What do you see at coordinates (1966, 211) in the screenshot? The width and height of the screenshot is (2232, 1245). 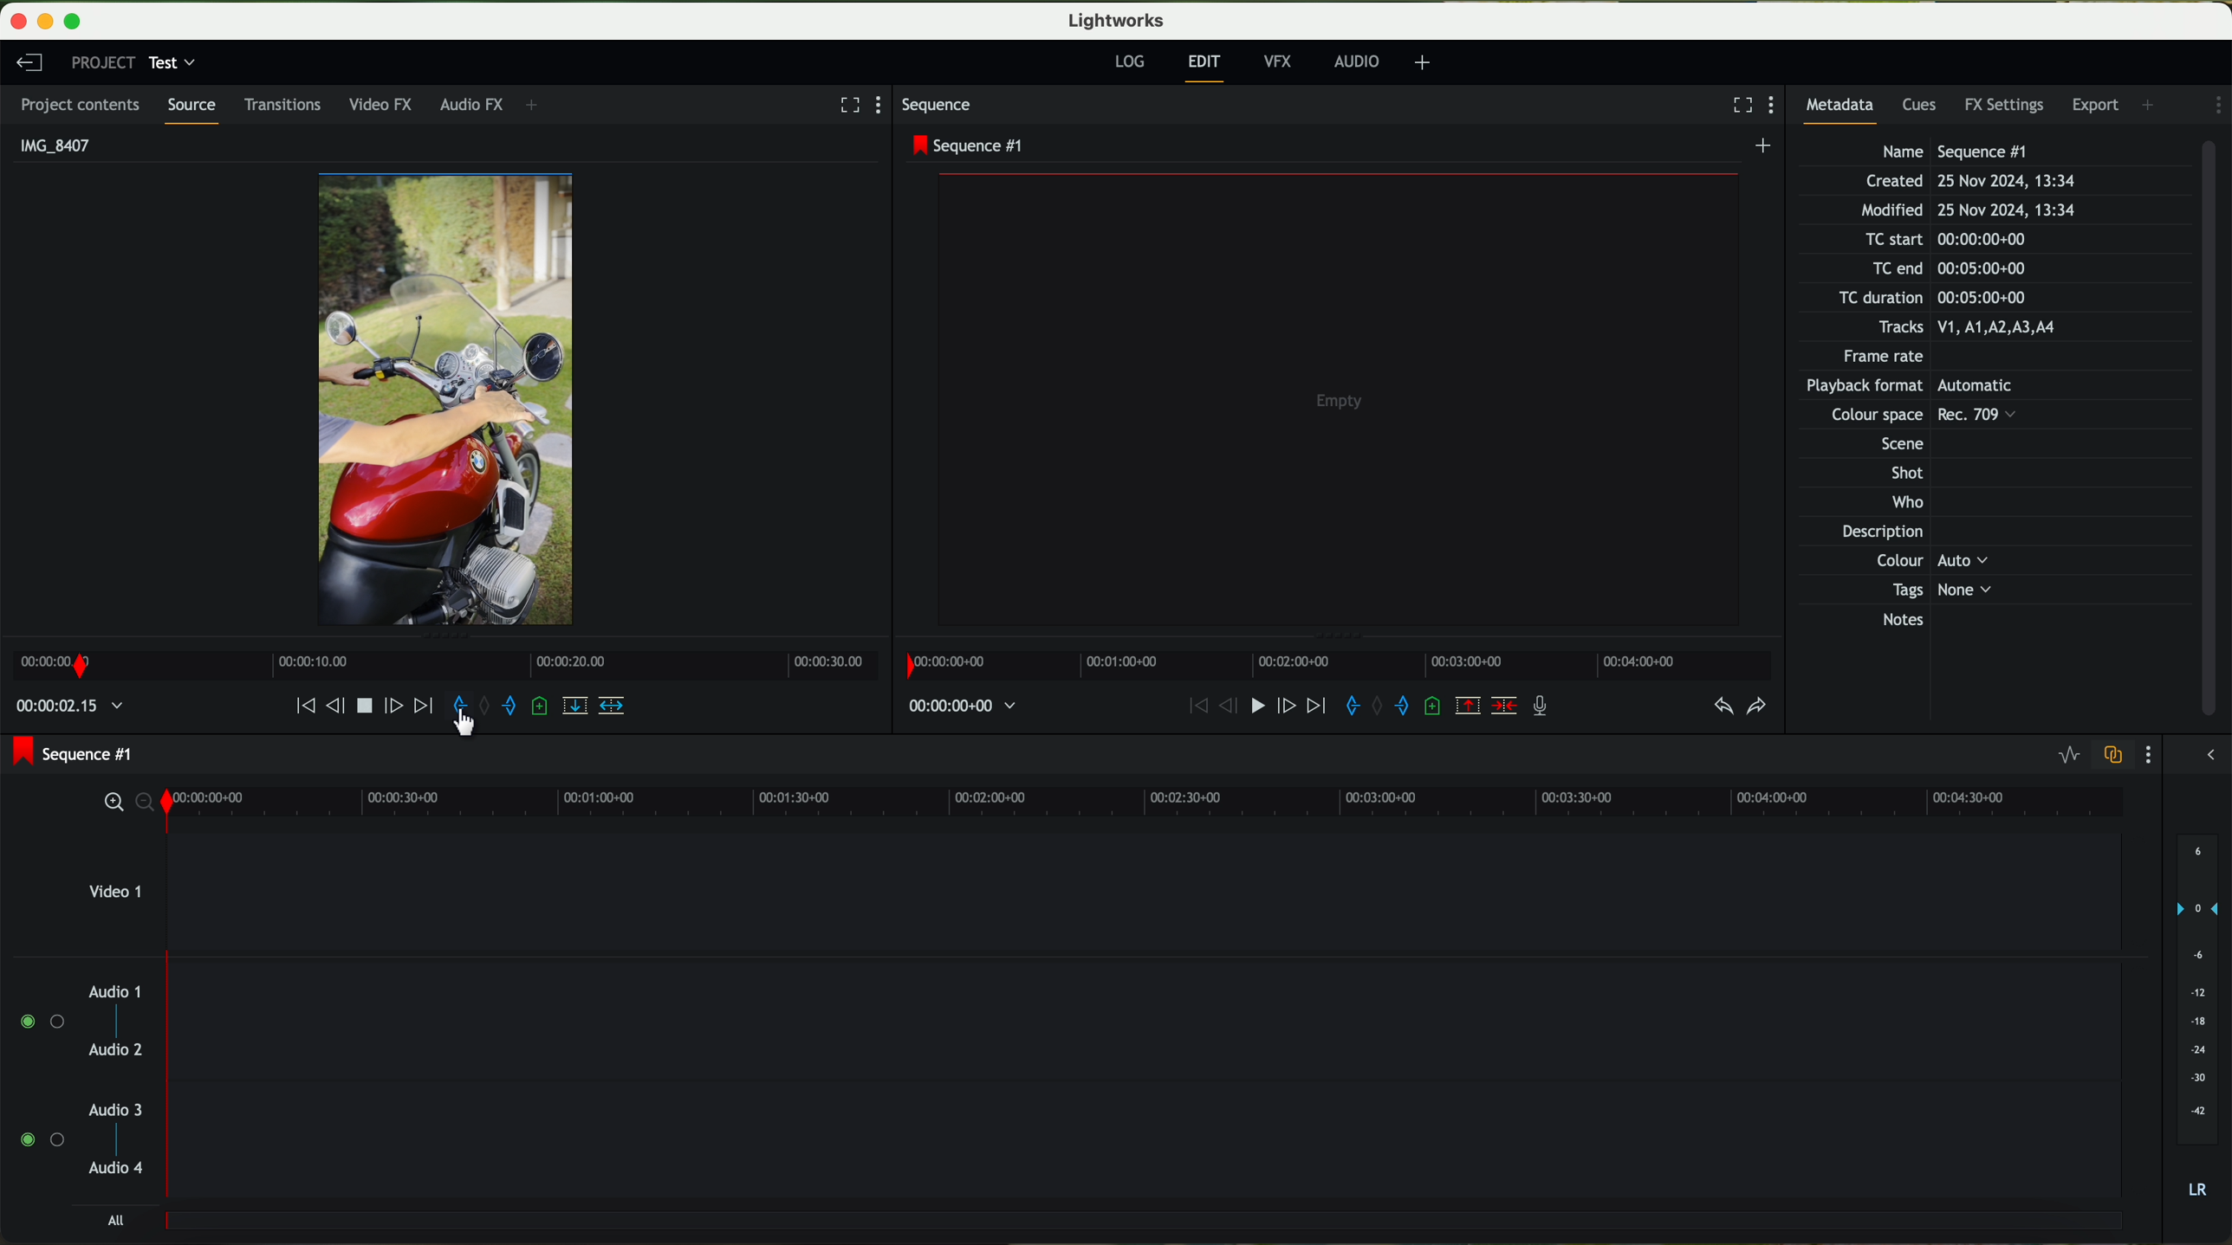 I see `Modified` at bounding box center [1966, 211].